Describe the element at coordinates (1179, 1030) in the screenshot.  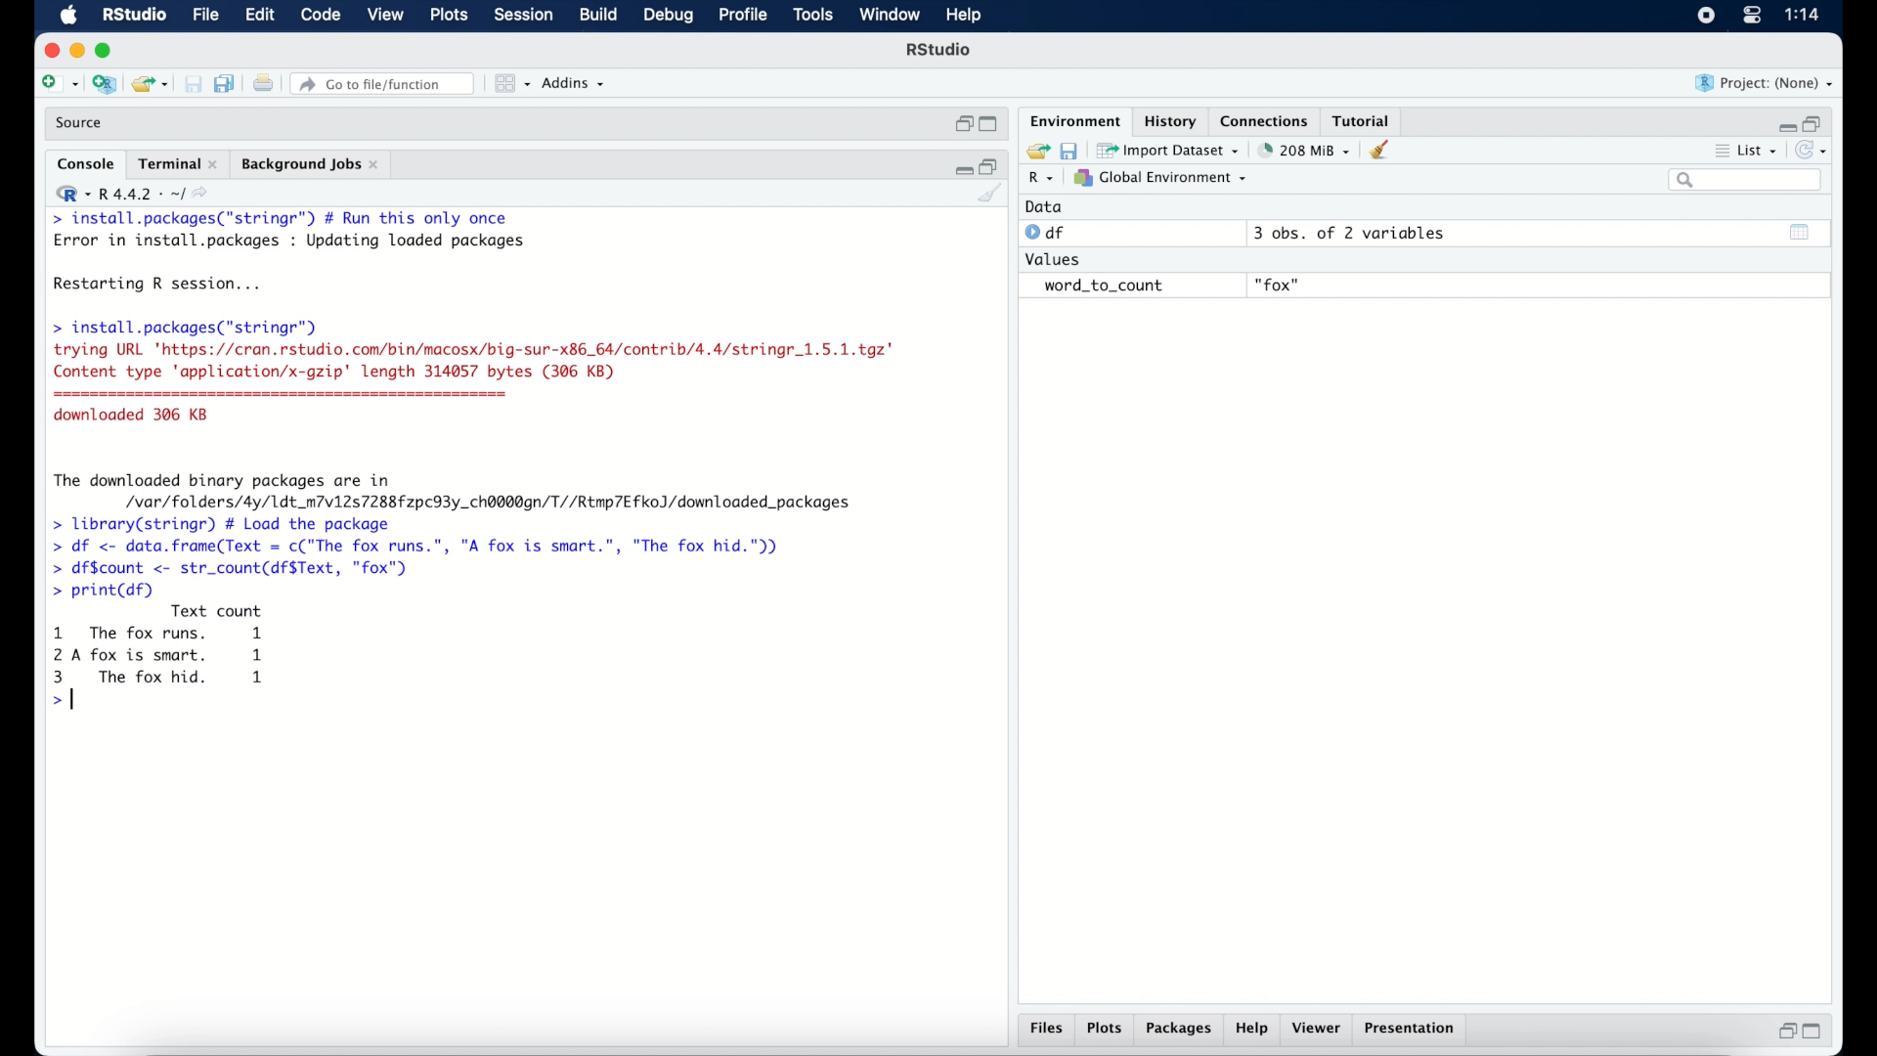
I see `packages` at that location.